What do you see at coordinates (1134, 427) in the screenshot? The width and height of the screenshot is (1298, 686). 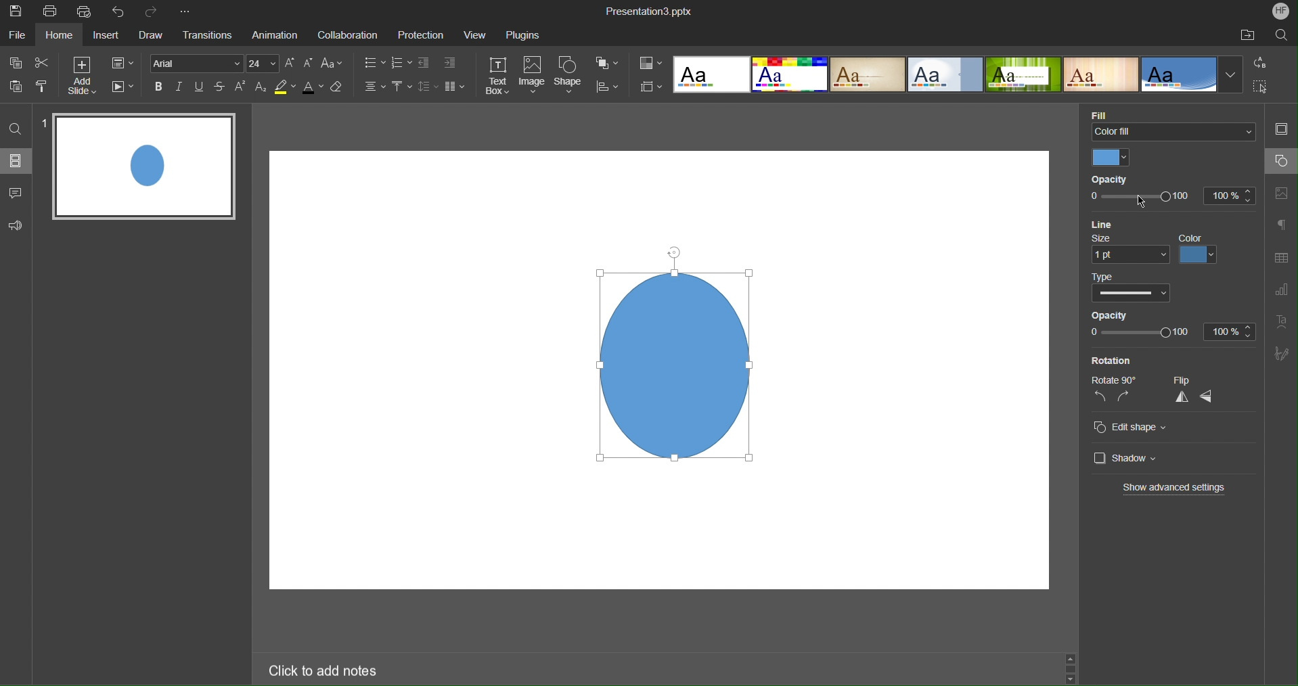 I see `Edit Shape` at bounding box center [1134, 427].